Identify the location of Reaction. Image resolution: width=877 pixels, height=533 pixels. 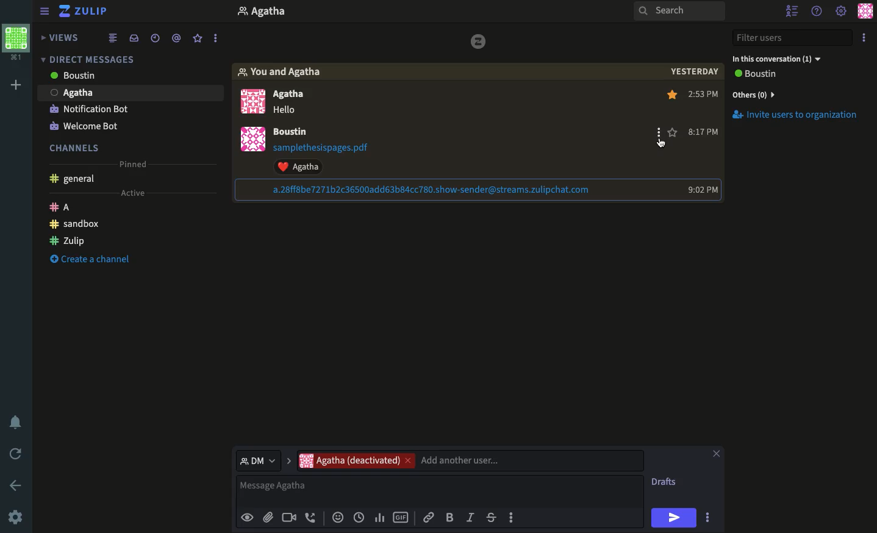
(337, 518).